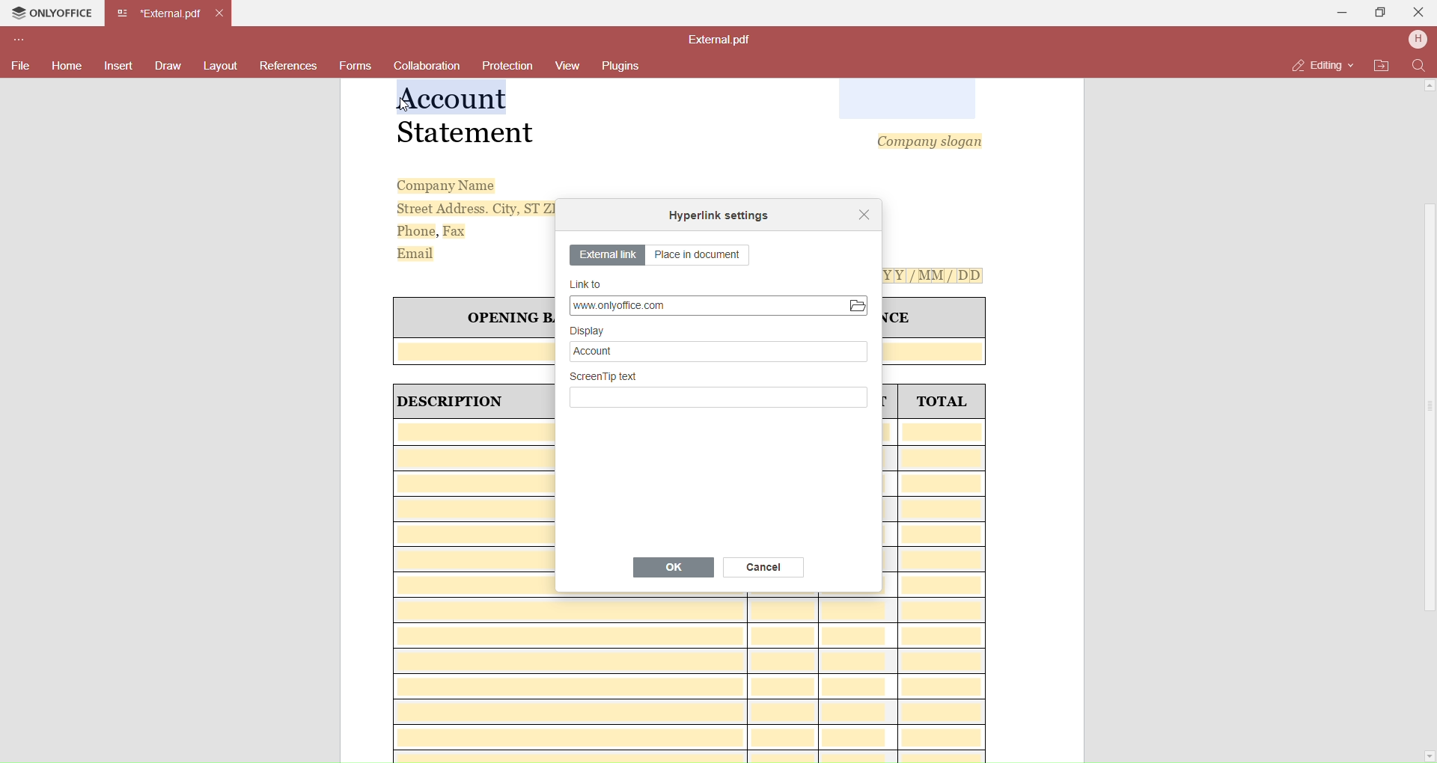 This screenshot has height=763, width=1437. I want to click on Close Tab, so click(225, 12).